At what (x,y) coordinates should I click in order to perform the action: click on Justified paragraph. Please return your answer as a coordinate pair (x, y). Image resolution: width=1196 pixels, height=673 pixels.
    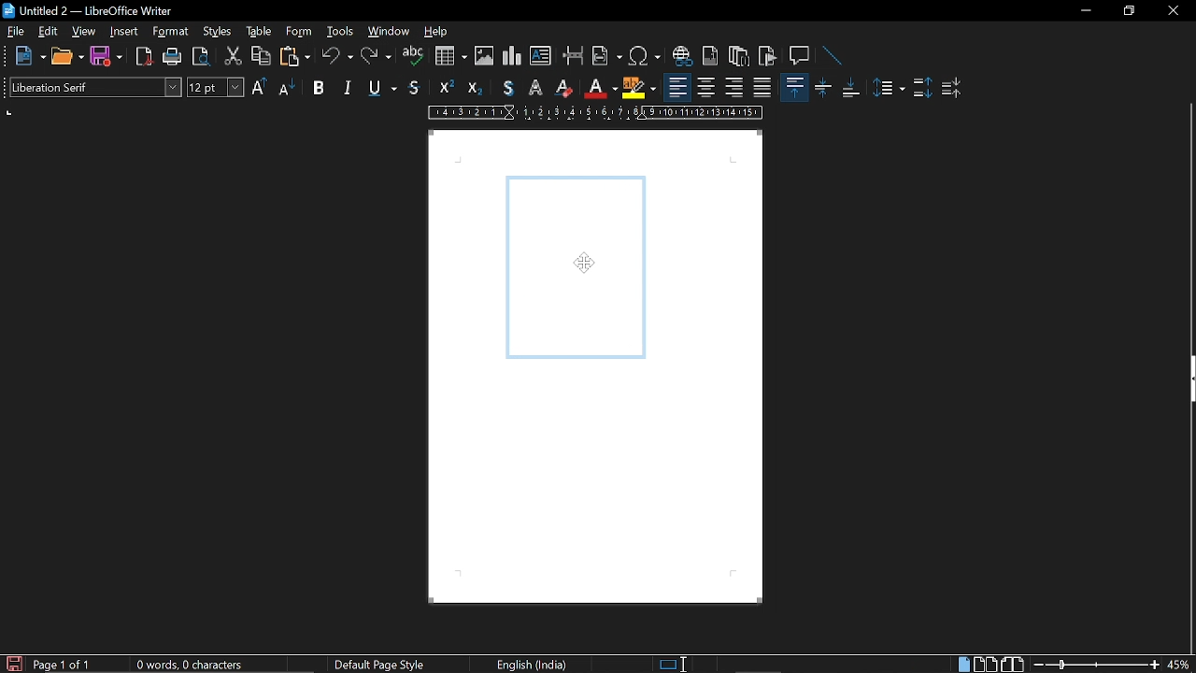
    Looking at the image, I should click on (890, 89).